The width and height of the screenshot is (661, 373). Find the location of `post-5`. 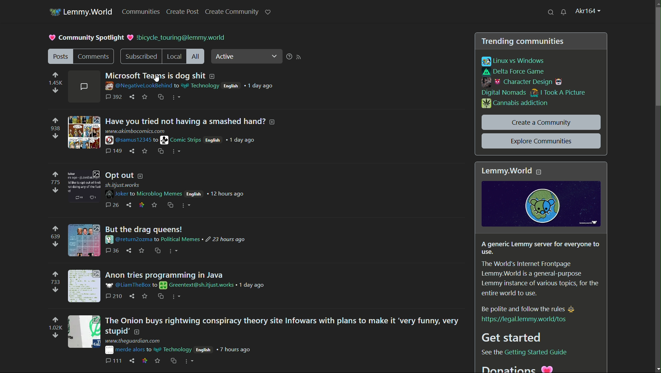

post-5 is located at coordinates (283, 325).